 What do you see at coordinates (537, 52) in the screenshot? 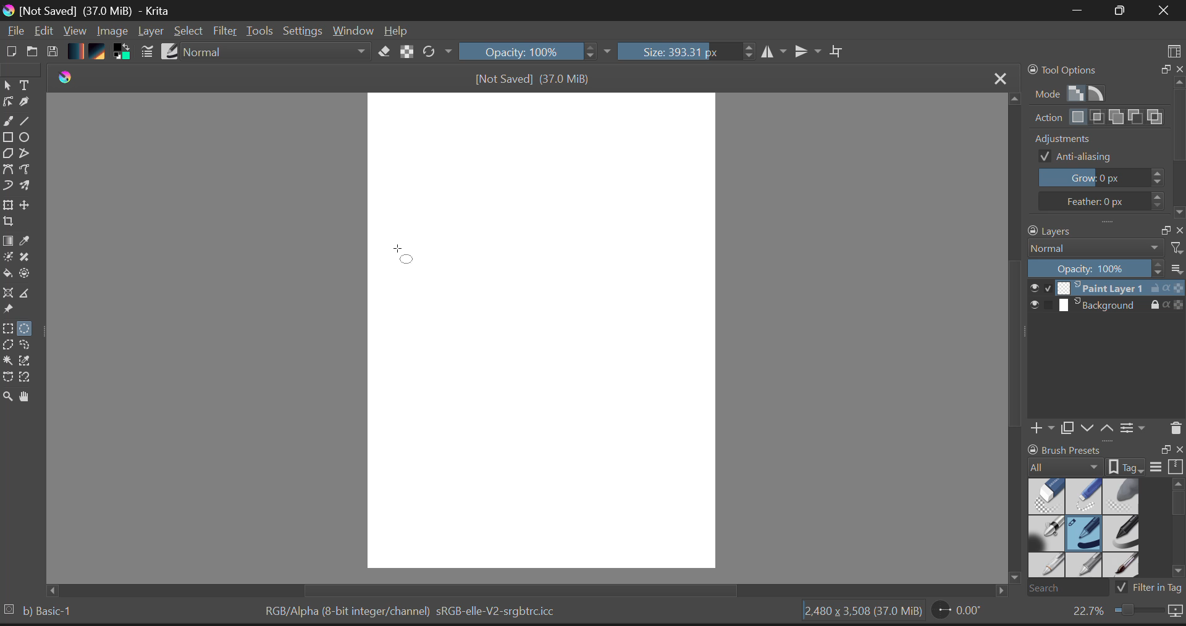
I see `Opacity` at bounding box center [537, 52].